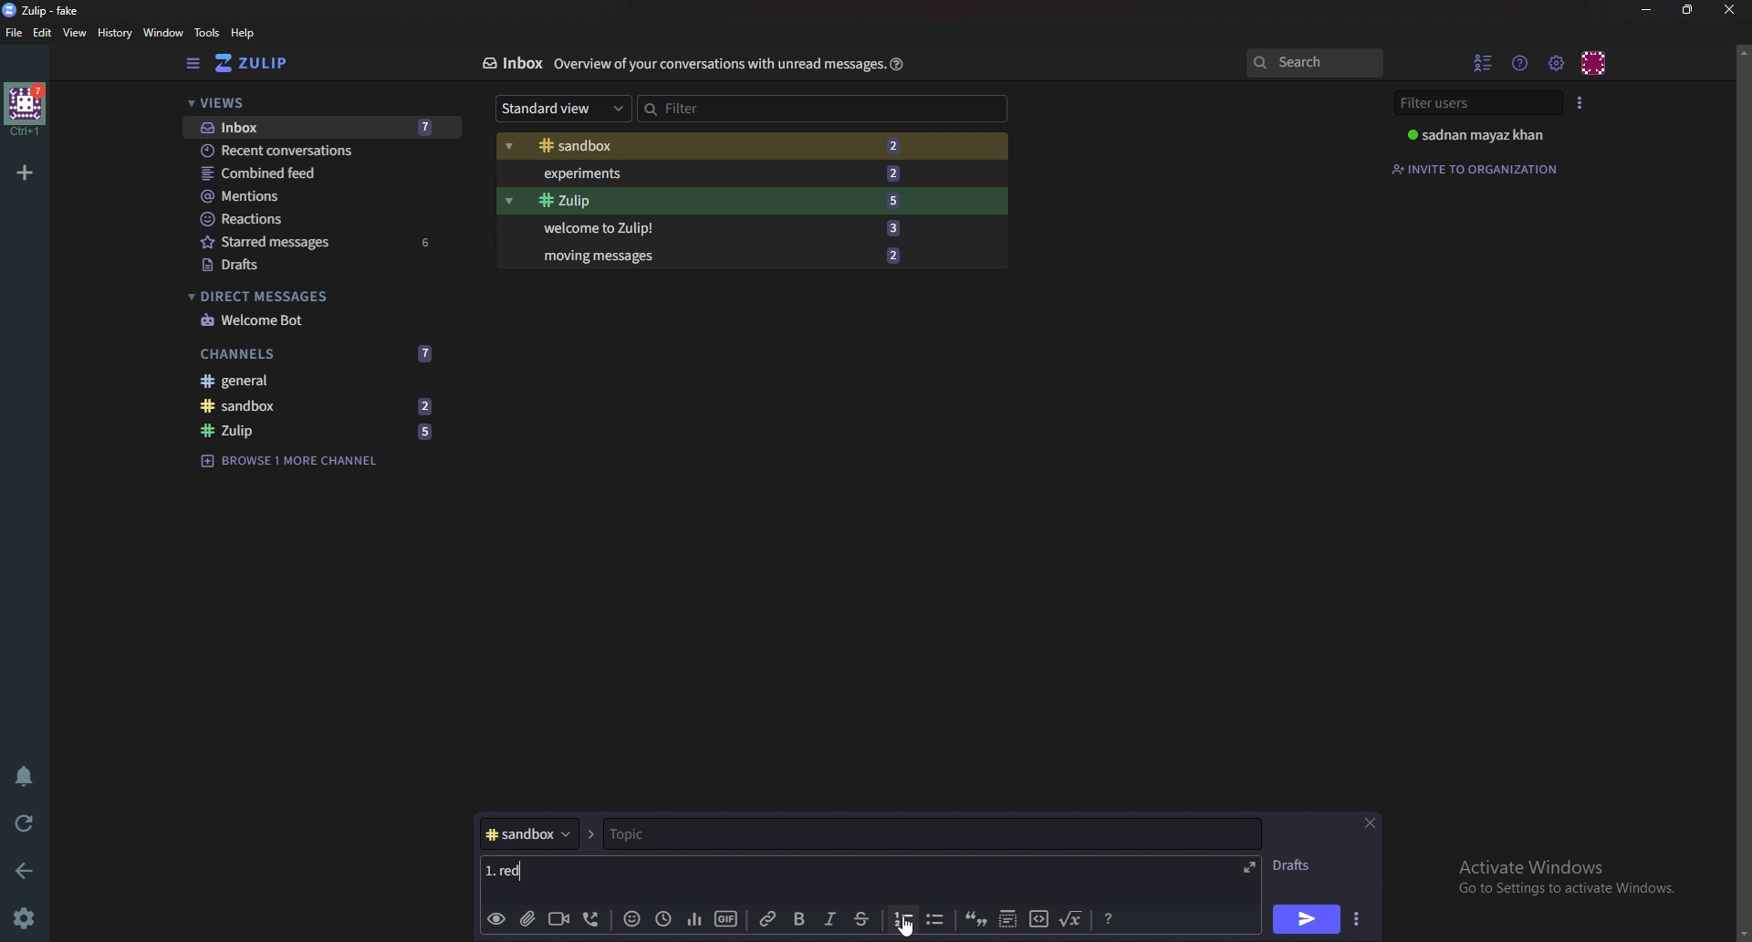 Image resolution: width=1752 pixels, height=942 pixels. I want to click on Add organization, so click(26, 170).